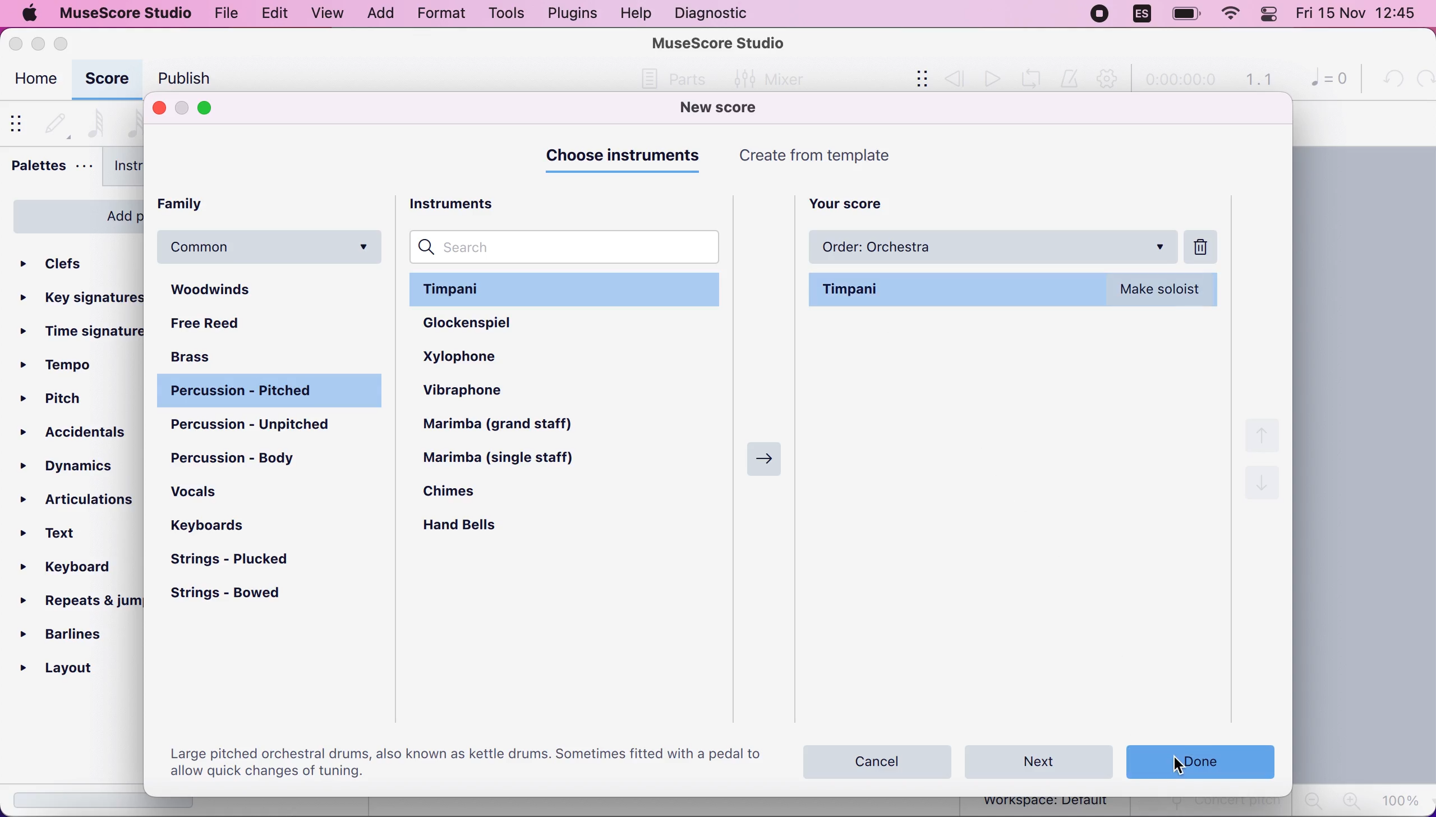 This screenshot has height=817, width=1436. What do you see at coordinates (1208, 247) in the screenshot?
I see `delete` at bounding box center [1208, 247].